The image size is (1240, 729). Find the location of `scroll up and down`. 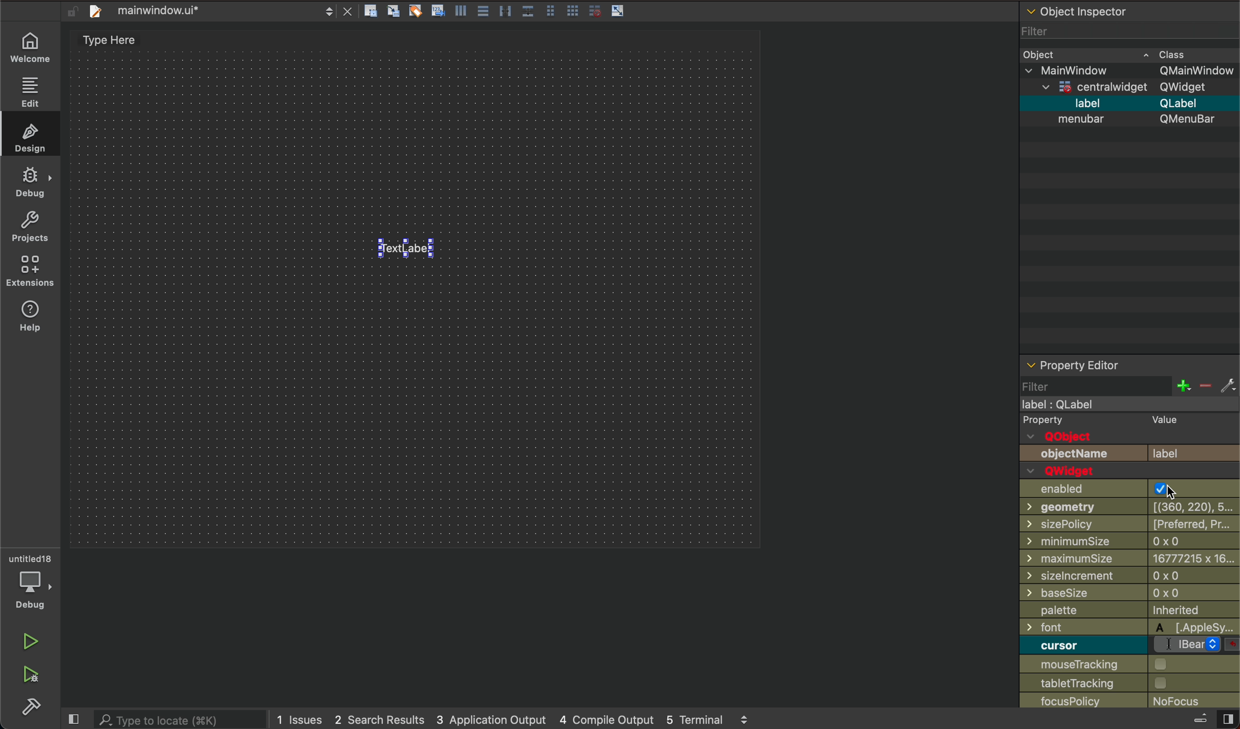

scroll up and down is located at coordinates (745, 719).